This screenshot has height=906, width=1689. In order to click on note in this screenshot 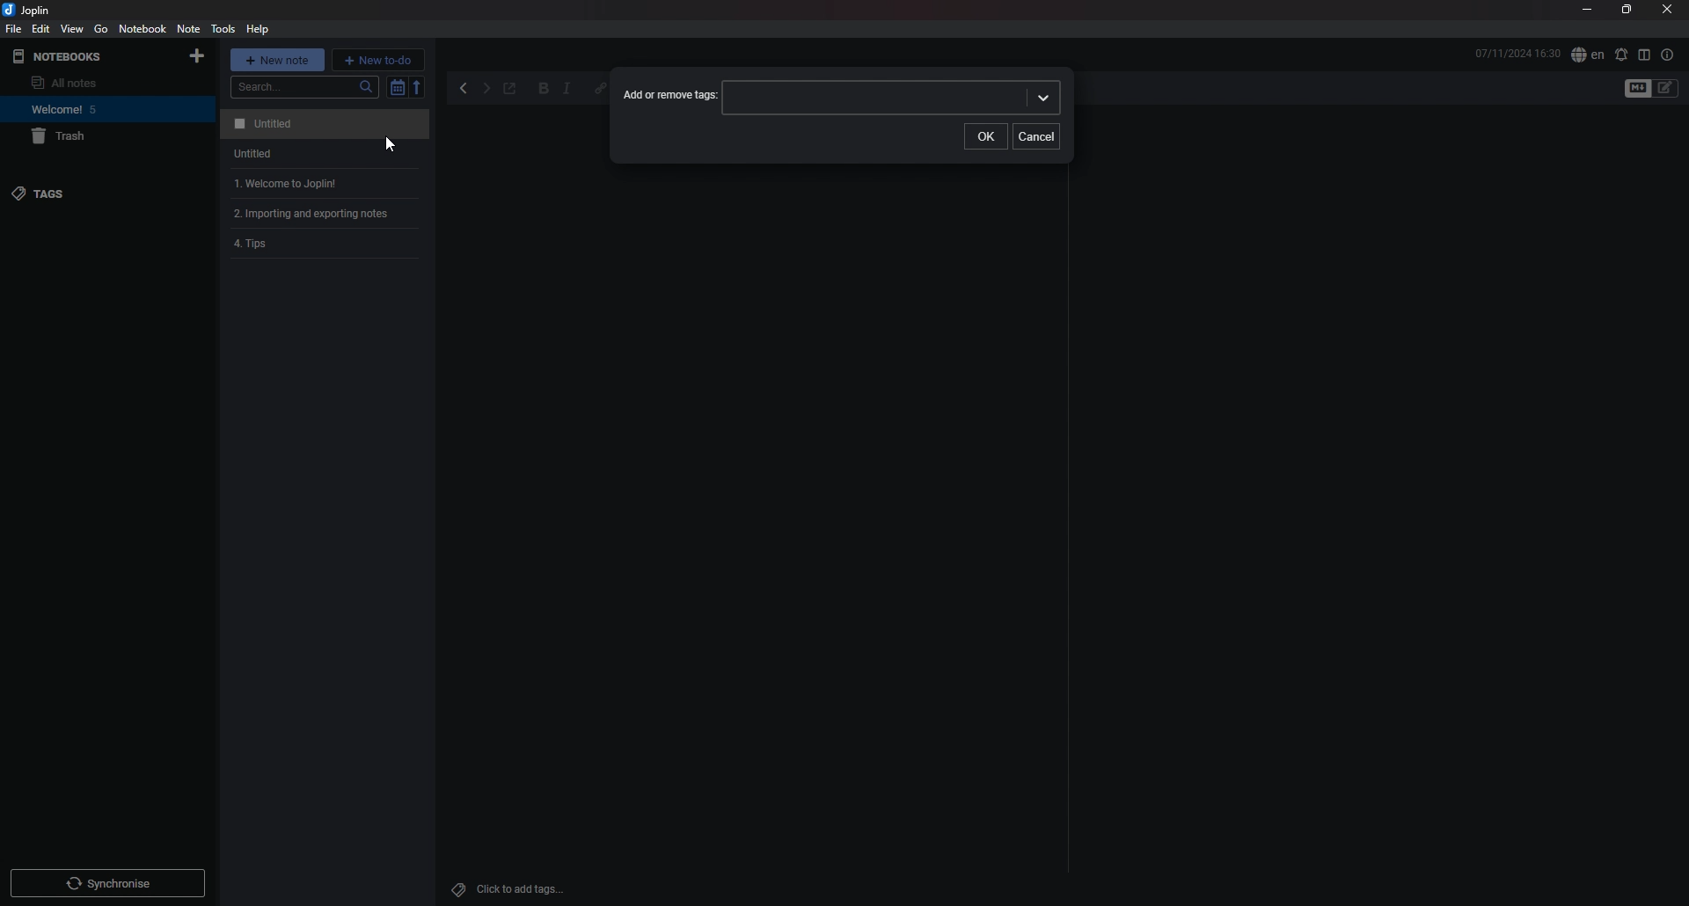, I will do `click(321, 154)`.